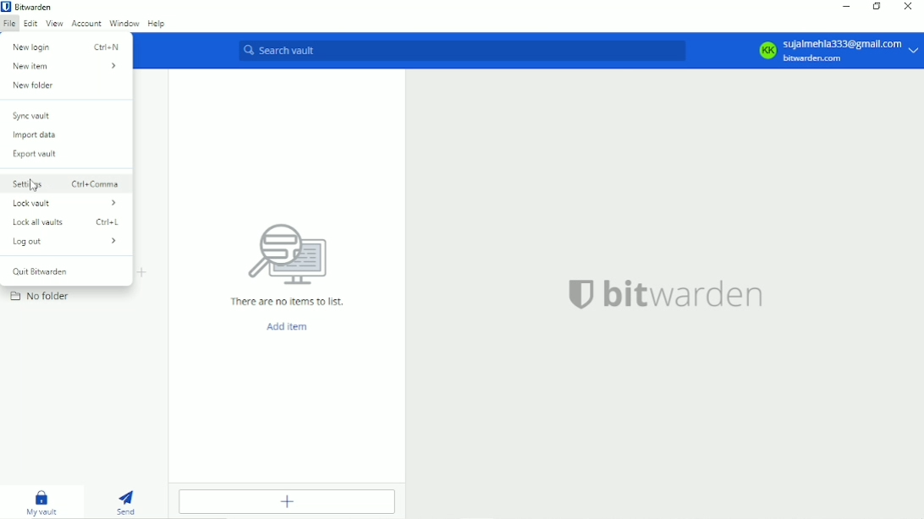 This screenshot has width=924, height=519. Describe the element at coordinates (124, 23) in the screenshot. I see `Window` at that location.